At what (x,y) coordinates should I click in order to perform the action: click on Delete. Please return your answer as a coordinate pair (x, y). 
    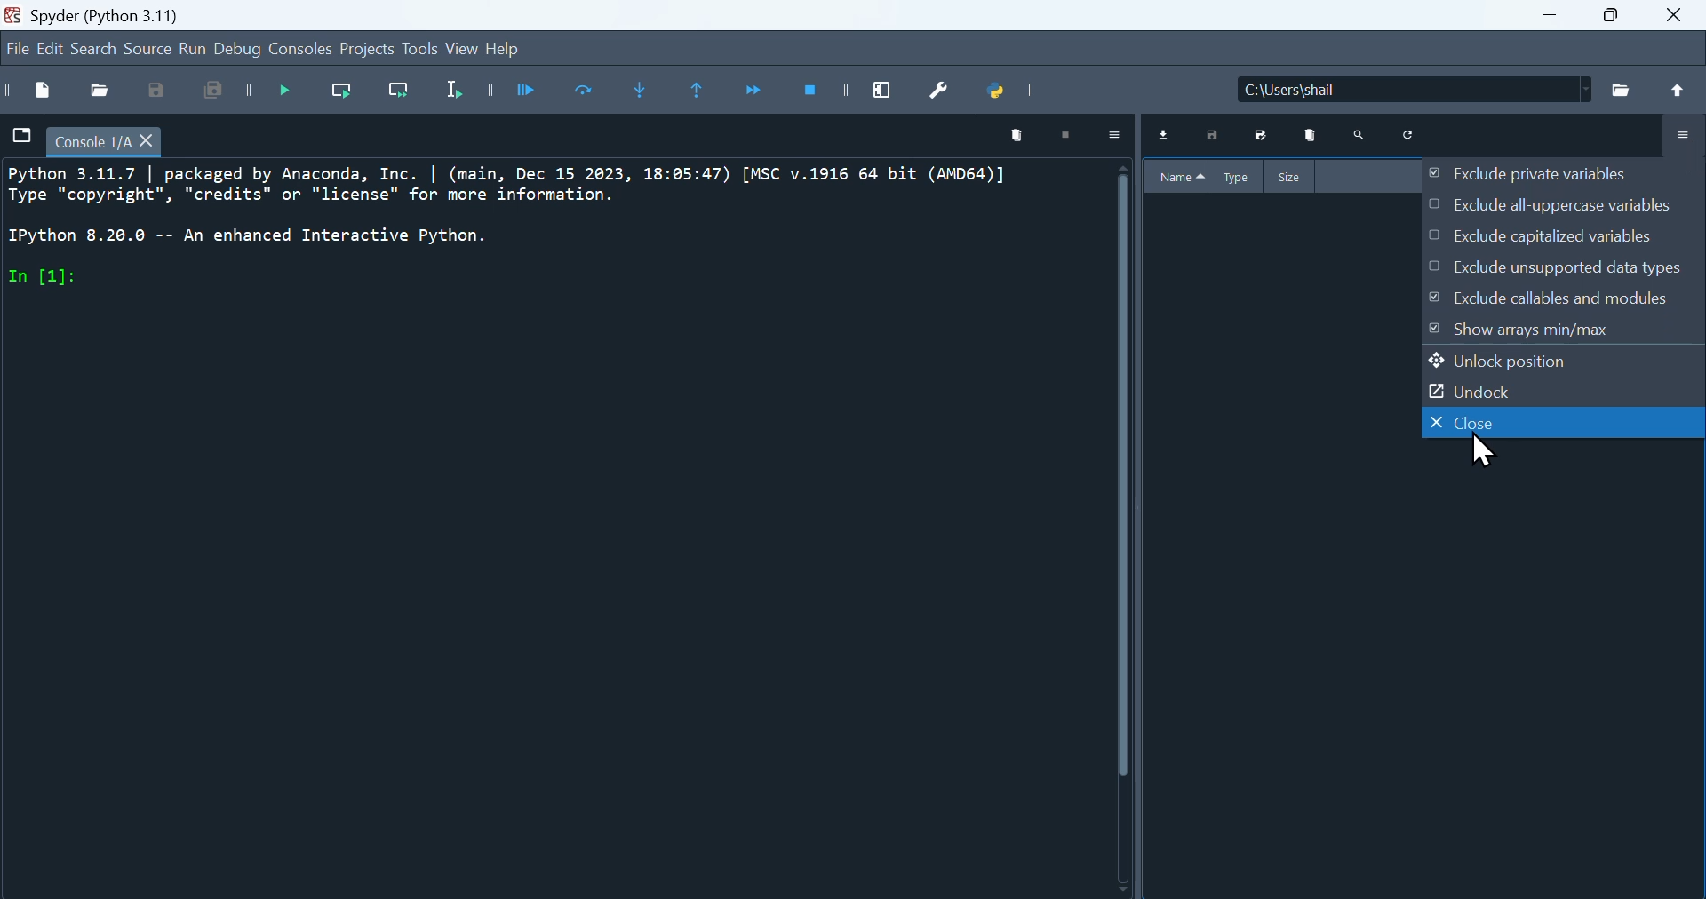
    Looking at the image, I should click on (1308, 139).